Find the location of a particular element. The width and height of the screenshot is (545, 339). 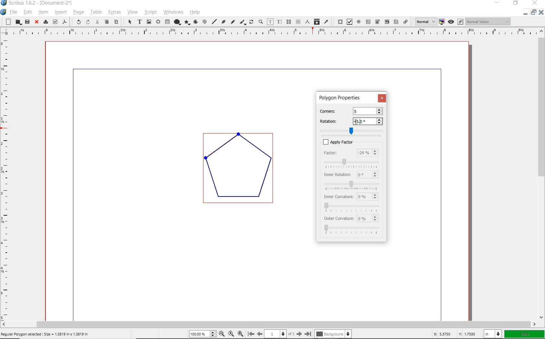

preview mode is located at coordinates (455, 22).